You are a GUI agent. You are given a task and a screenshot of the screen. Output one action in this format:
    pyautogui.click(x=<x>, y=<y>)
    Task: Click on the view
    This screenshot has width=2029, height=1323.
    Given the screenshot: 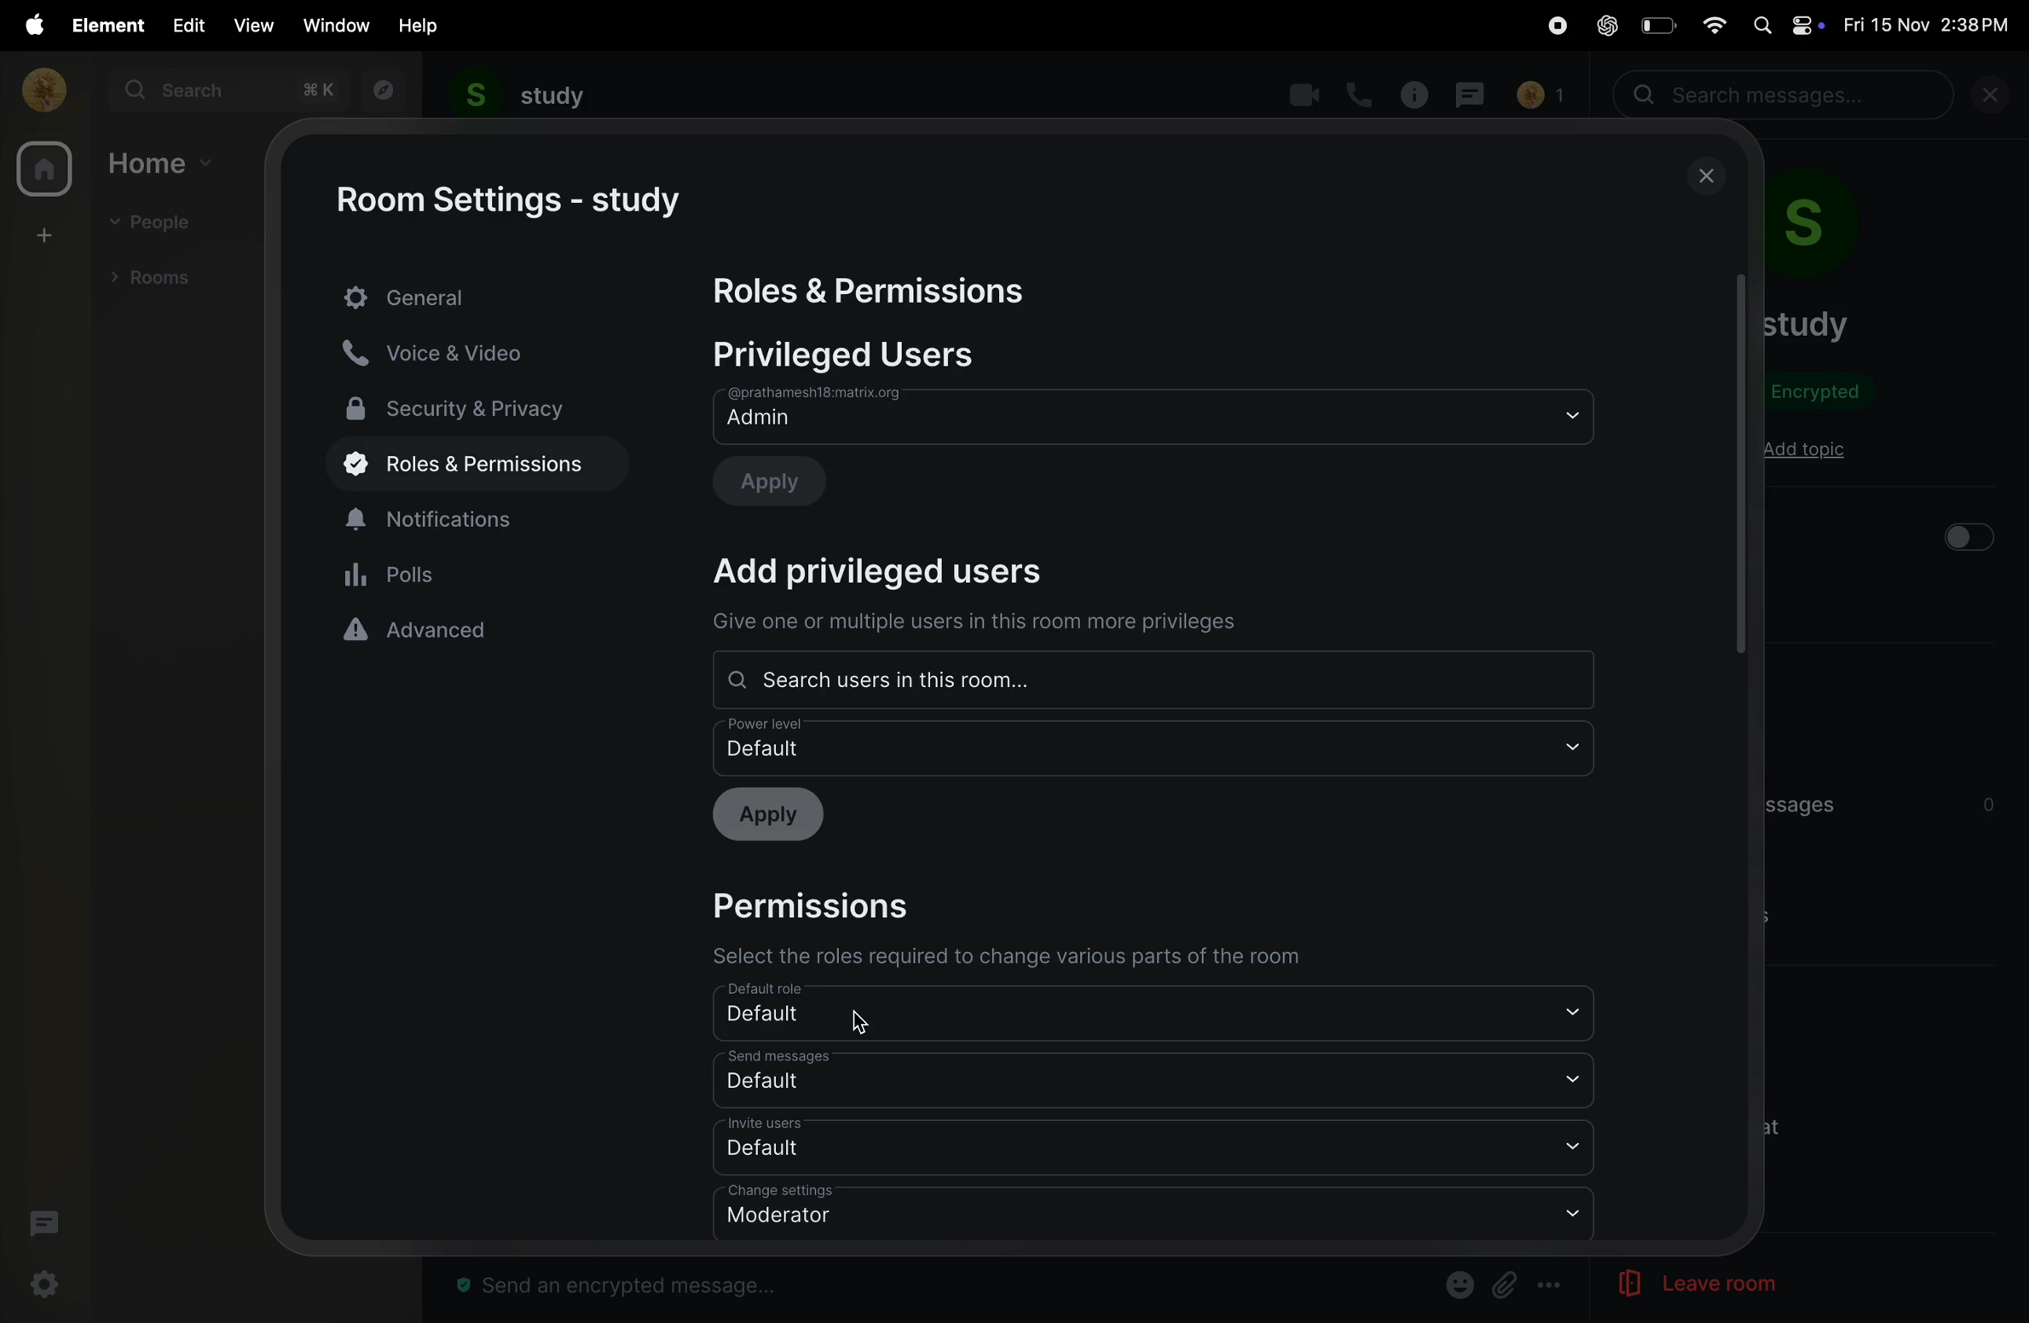 What is the action you would take?
    pyautogui.click(x=251, y=26)
    